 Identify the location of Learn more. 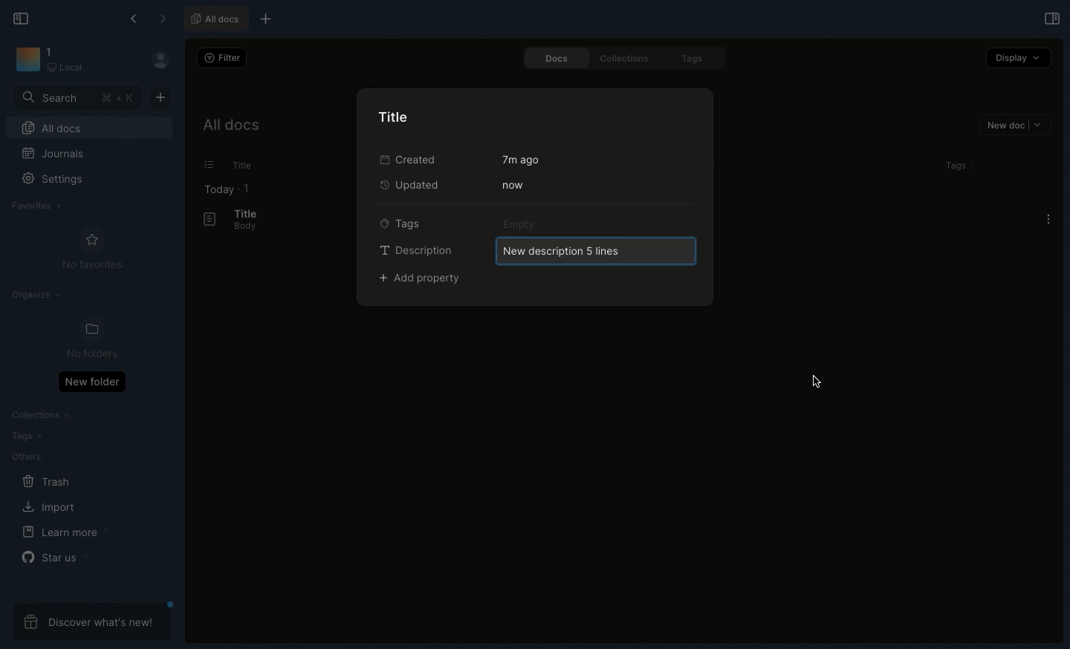
(65, 532).